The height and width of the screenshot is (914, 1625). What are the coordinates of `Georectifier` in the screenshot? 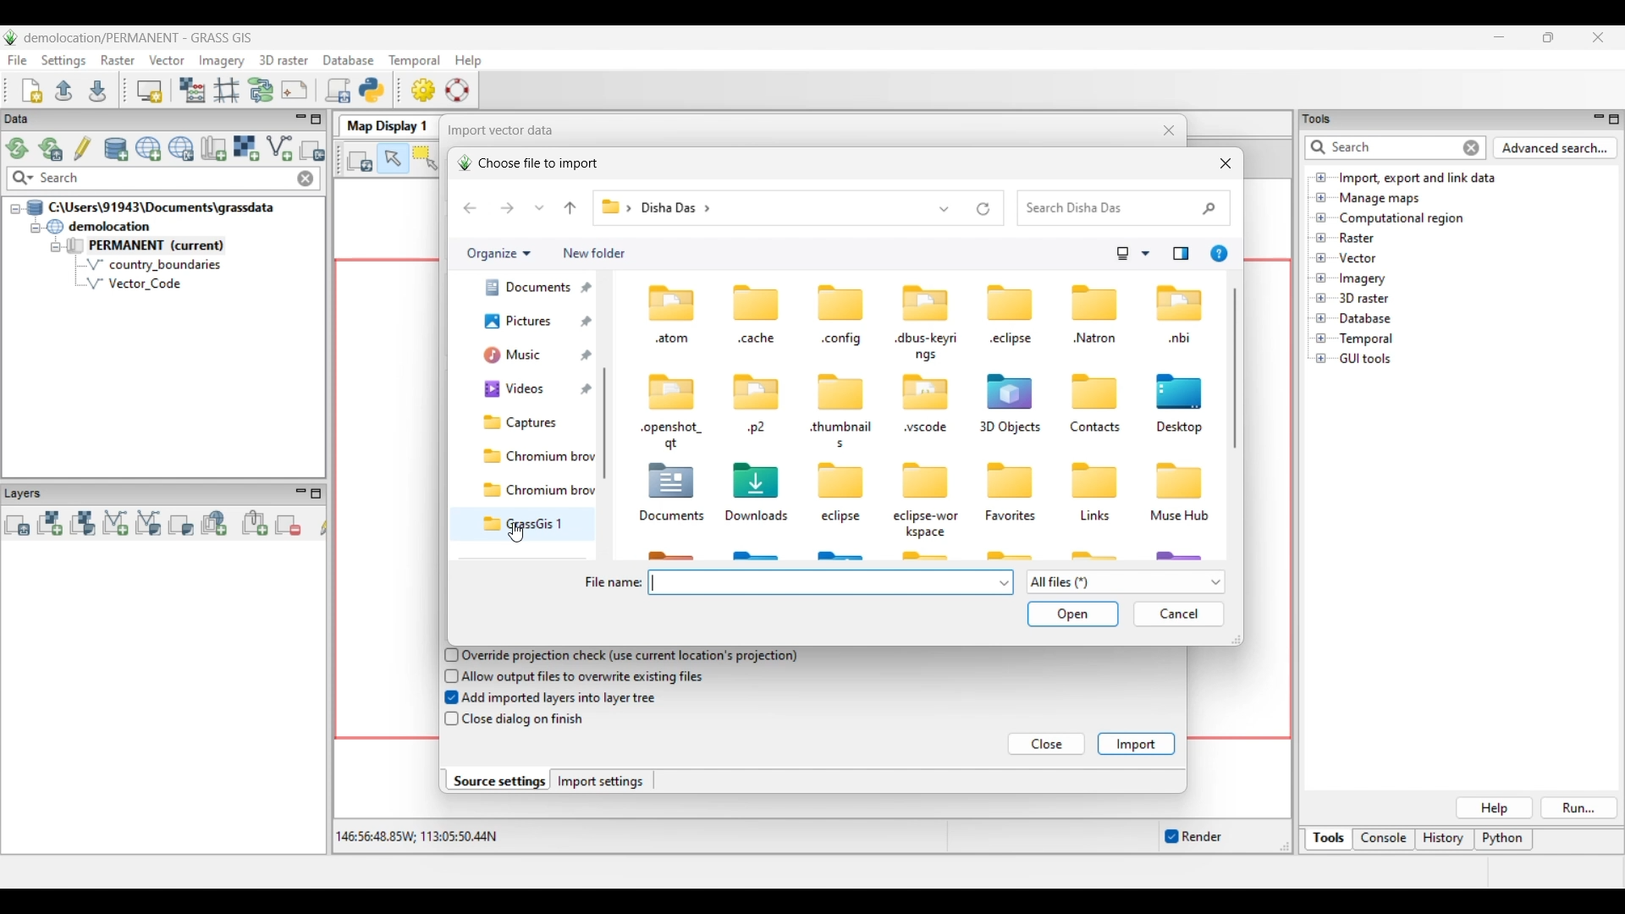 It's located at (227, 91).